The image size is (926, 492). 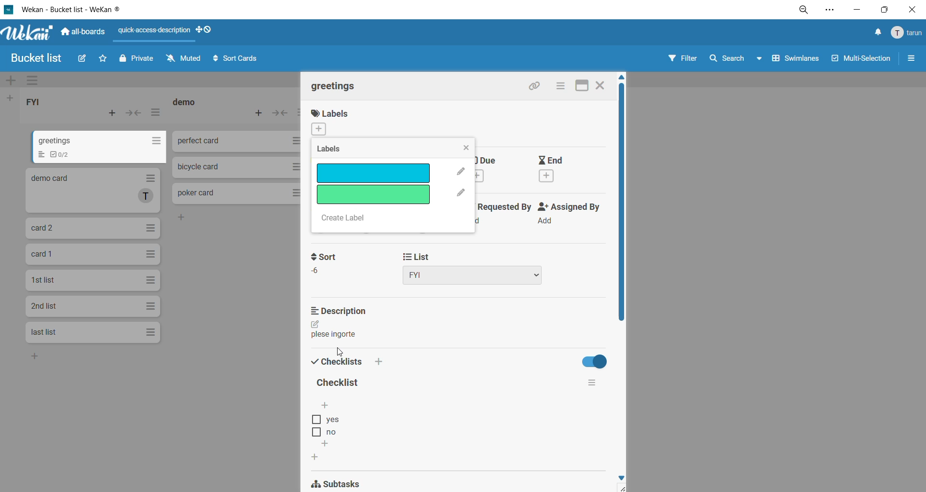 What do you see at coordinates (94, 229) in the screenshot?
I see `card 2` at bounding box center [94, 229].